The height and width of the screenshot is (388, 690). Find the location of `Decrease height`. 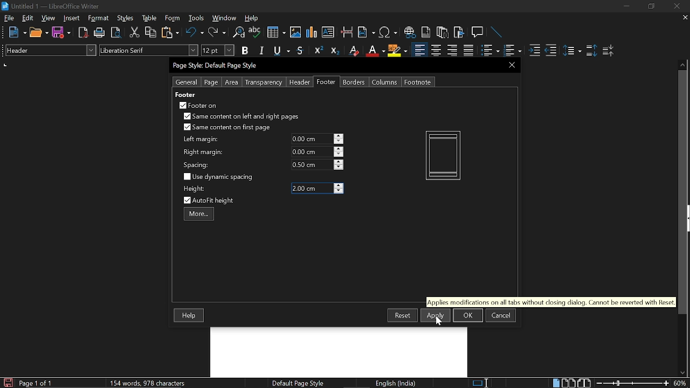

Decrease height is located at coordinates (339, 191).